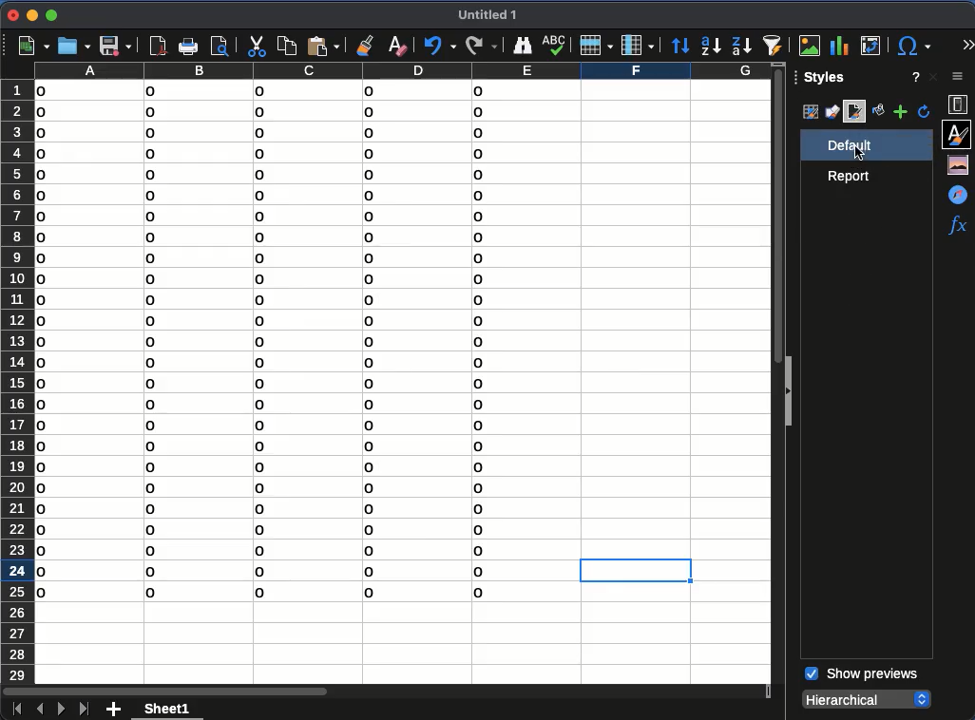 Image resolution: width=975 pixels, height=720 pixels. I want to click on open, so click(73, 46).